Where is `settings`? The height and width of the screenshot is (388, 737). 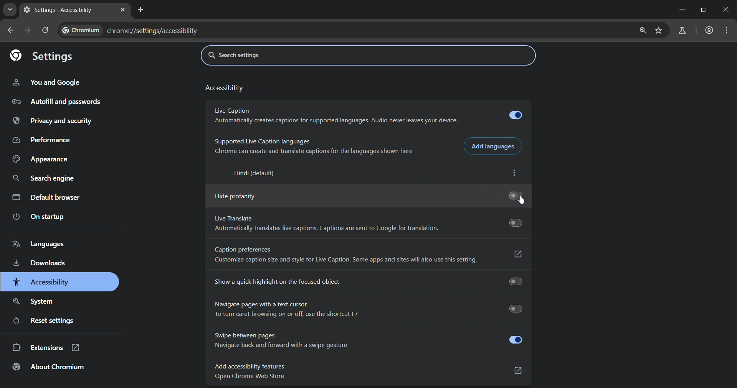
settings is located at coordinates (41, 56).